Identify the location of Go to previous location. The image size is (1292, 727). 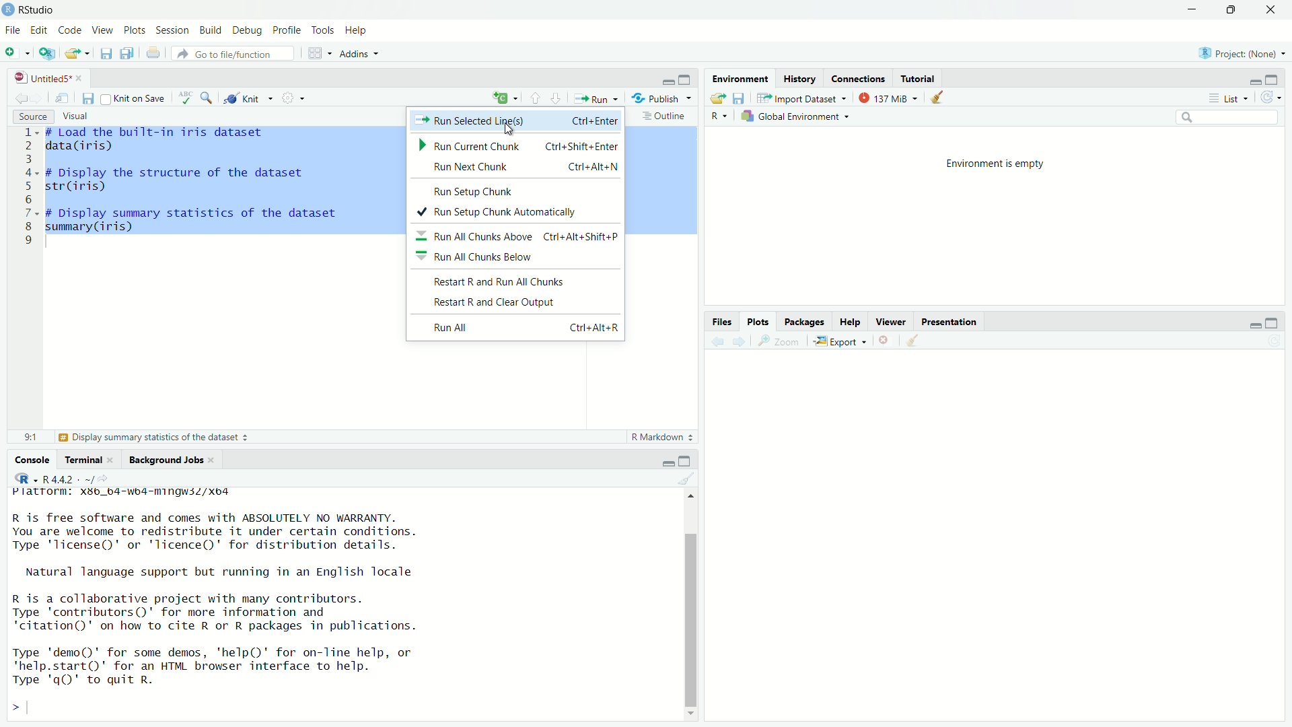
(22, 98).